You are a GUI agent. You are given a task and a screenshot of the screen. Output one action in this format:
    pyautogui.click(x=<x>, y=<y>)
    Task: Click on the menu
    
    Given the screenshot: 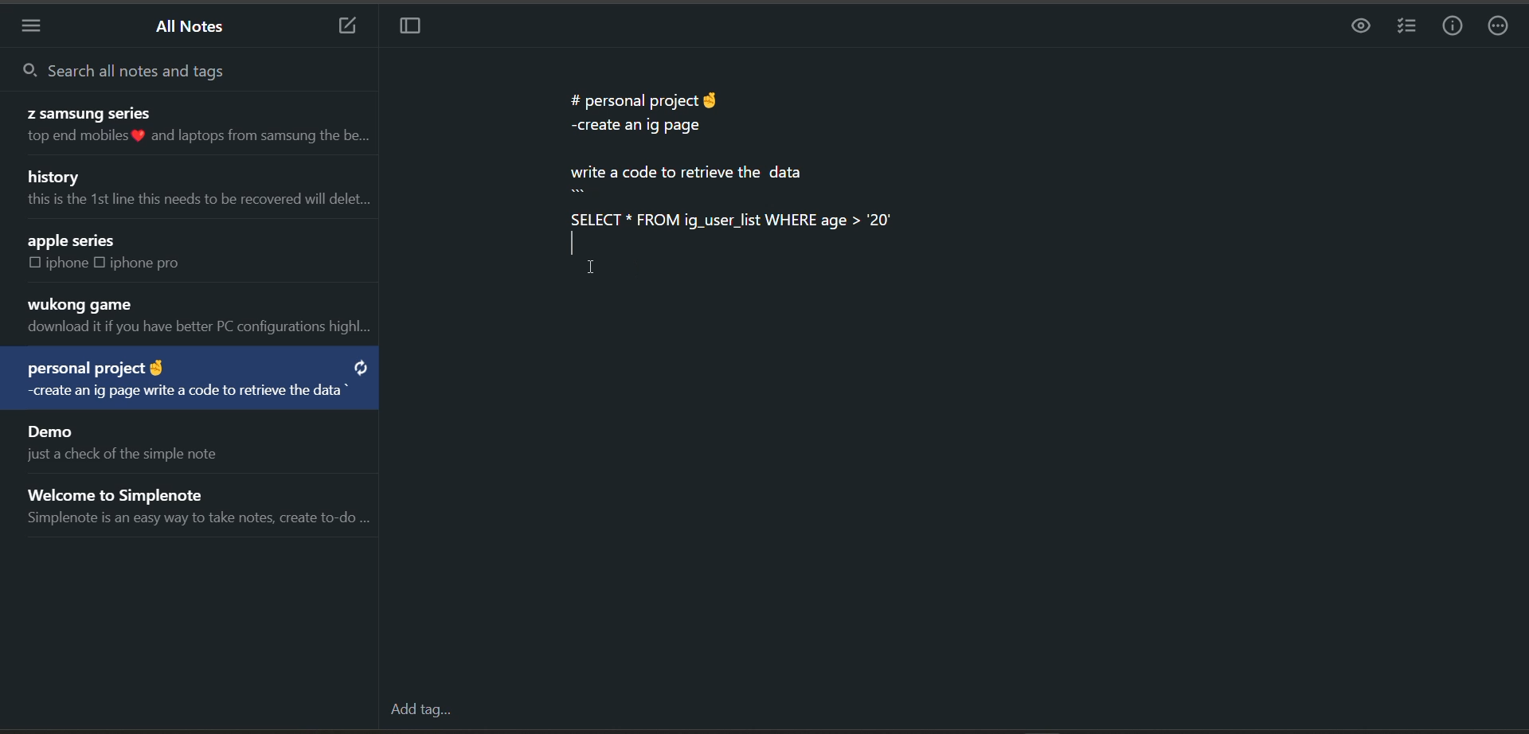 What is the action you would take?
    pyautogui.click(x=37, y=25)
    